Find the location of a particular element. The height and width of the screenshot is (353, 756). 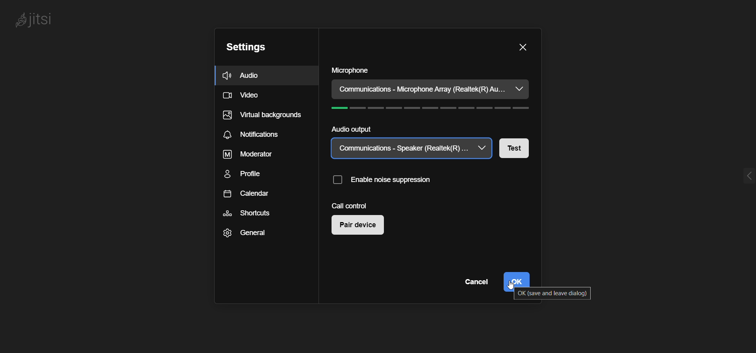

virtual backgrounds is located at coordinates (262, 117).